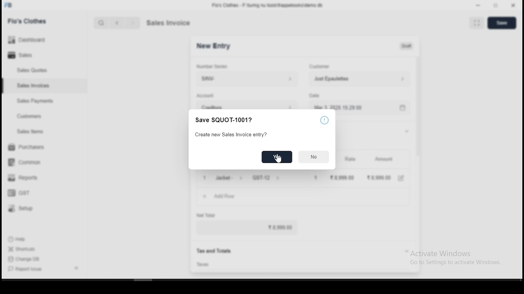  Describe the element at coordinates (26, 194) in the screenshot. I see `GST` at that location.